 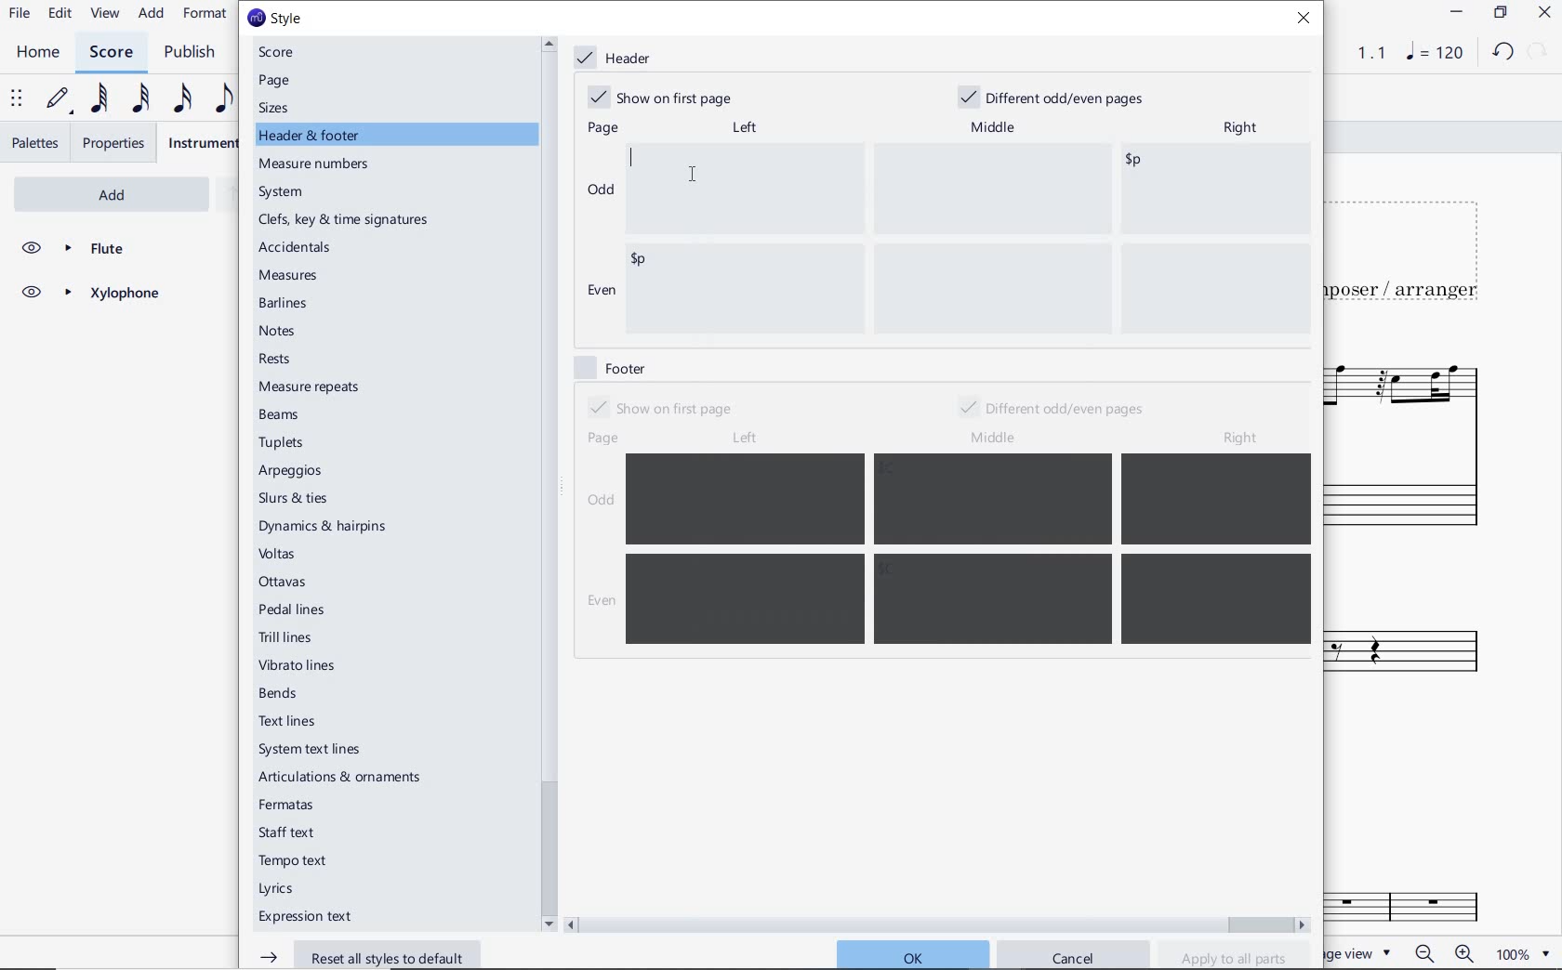 What do you see at coordinates (362, 954) in the screenshot?
I see `reset all styles to default` at bounding box center [362, 954].